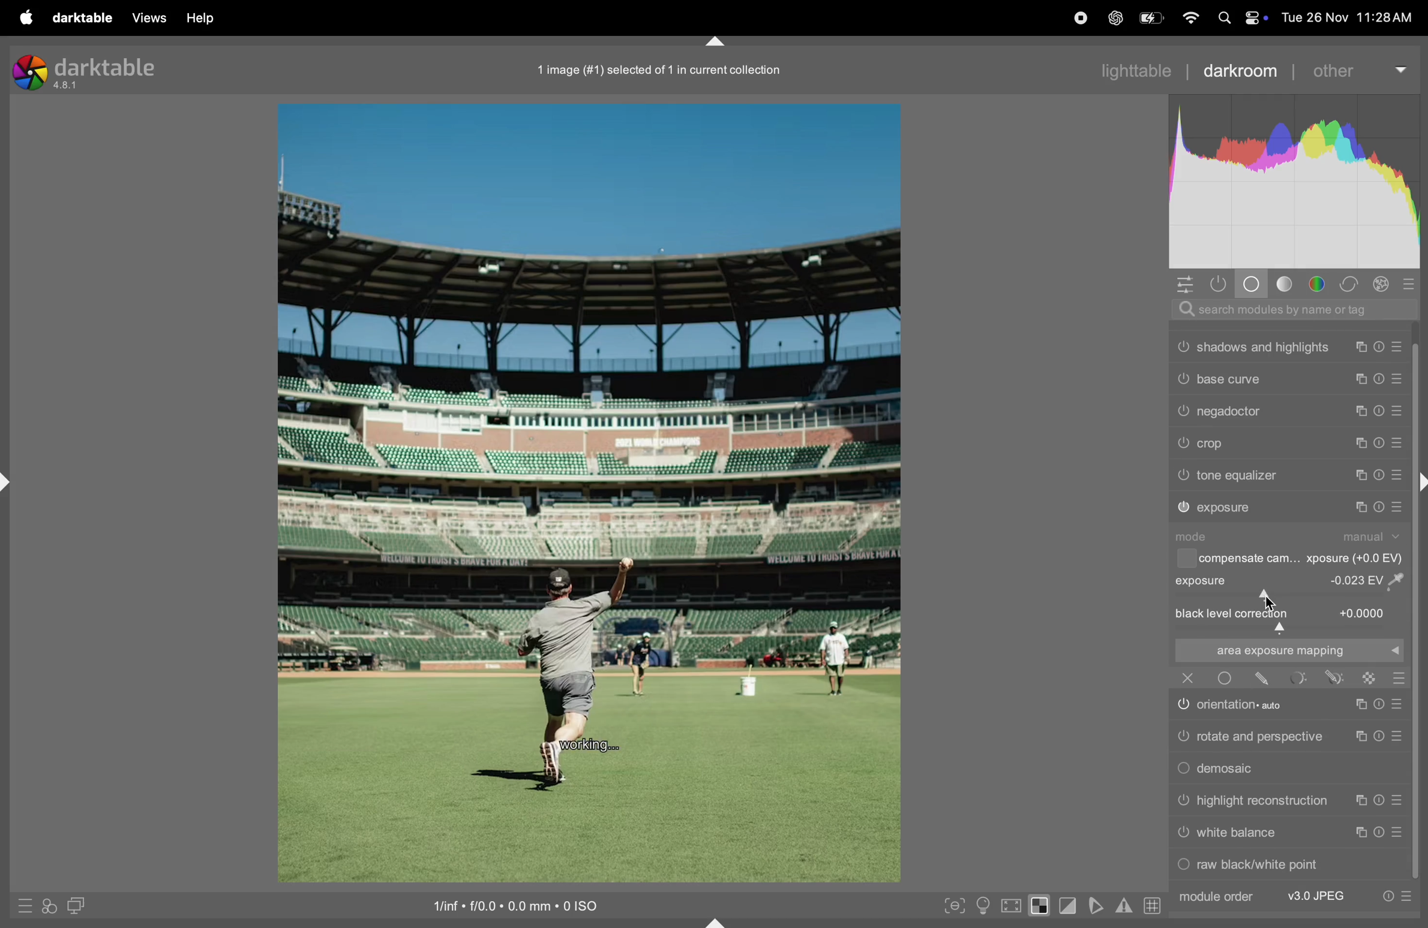  What do you see at coordinates (1382, 284) in the screenshot?
I see `effect` at bounding box center [1382, 284].